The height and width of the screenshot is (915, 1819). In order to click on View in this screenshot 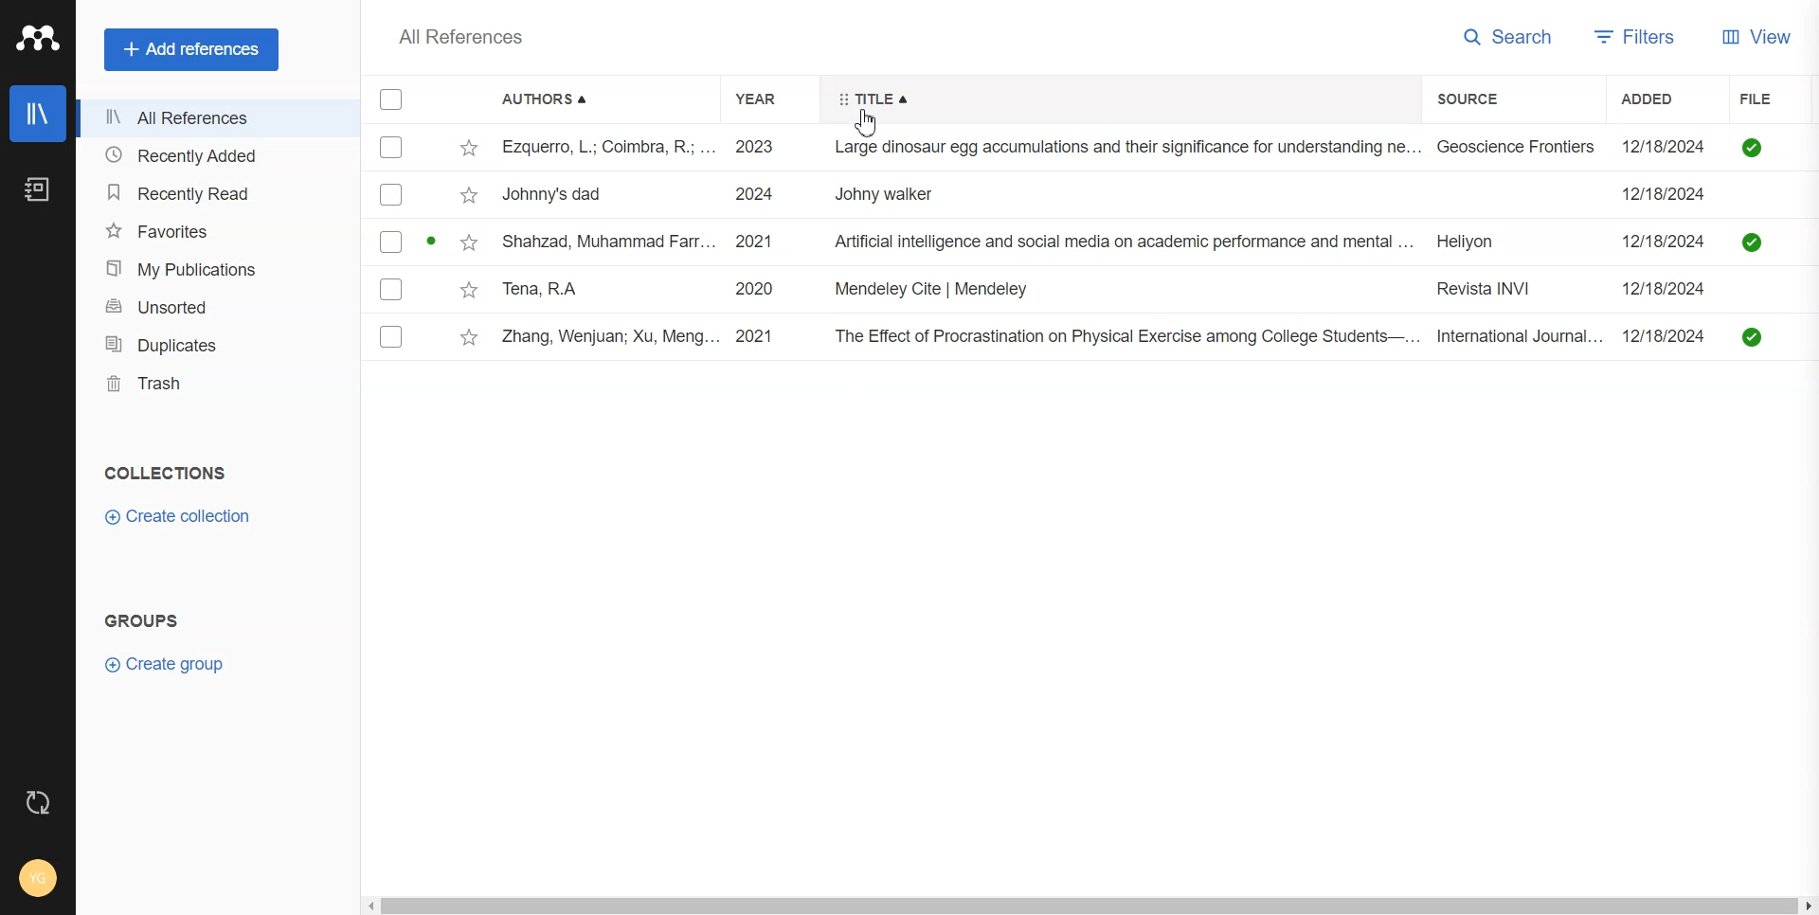, I will do `click(1761, 36)`.